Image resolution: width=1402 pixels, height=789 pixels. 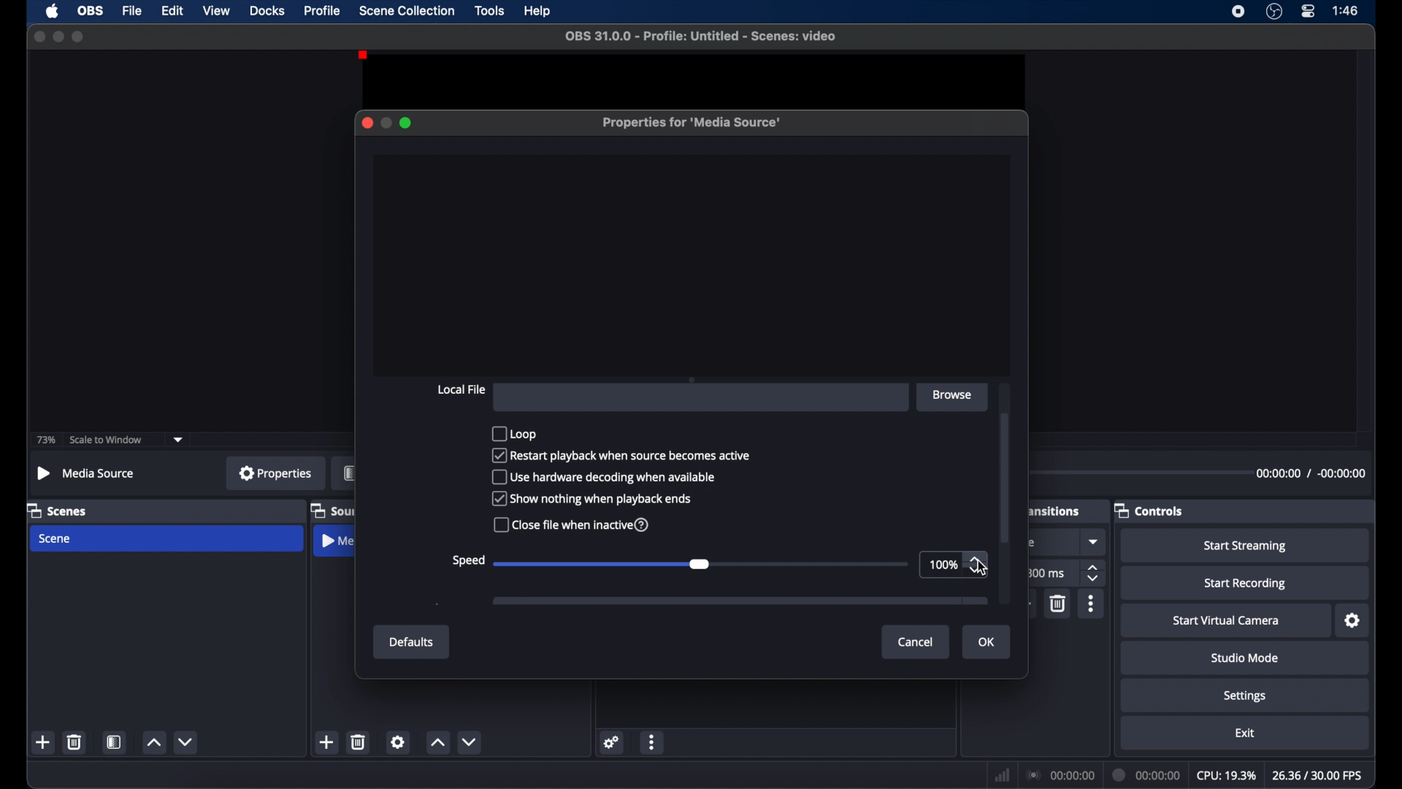 I want to click on delete, so click(x=359, y=742).